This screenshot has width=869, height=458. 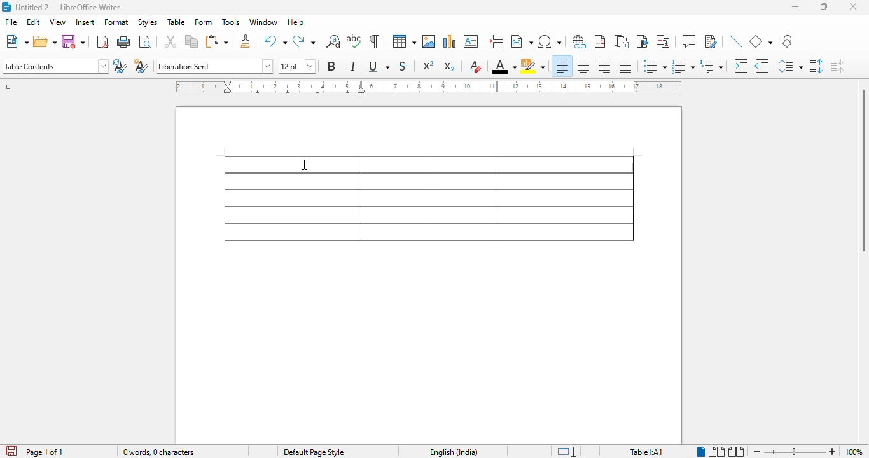 I want to click on format, so click(x=117, y=22).